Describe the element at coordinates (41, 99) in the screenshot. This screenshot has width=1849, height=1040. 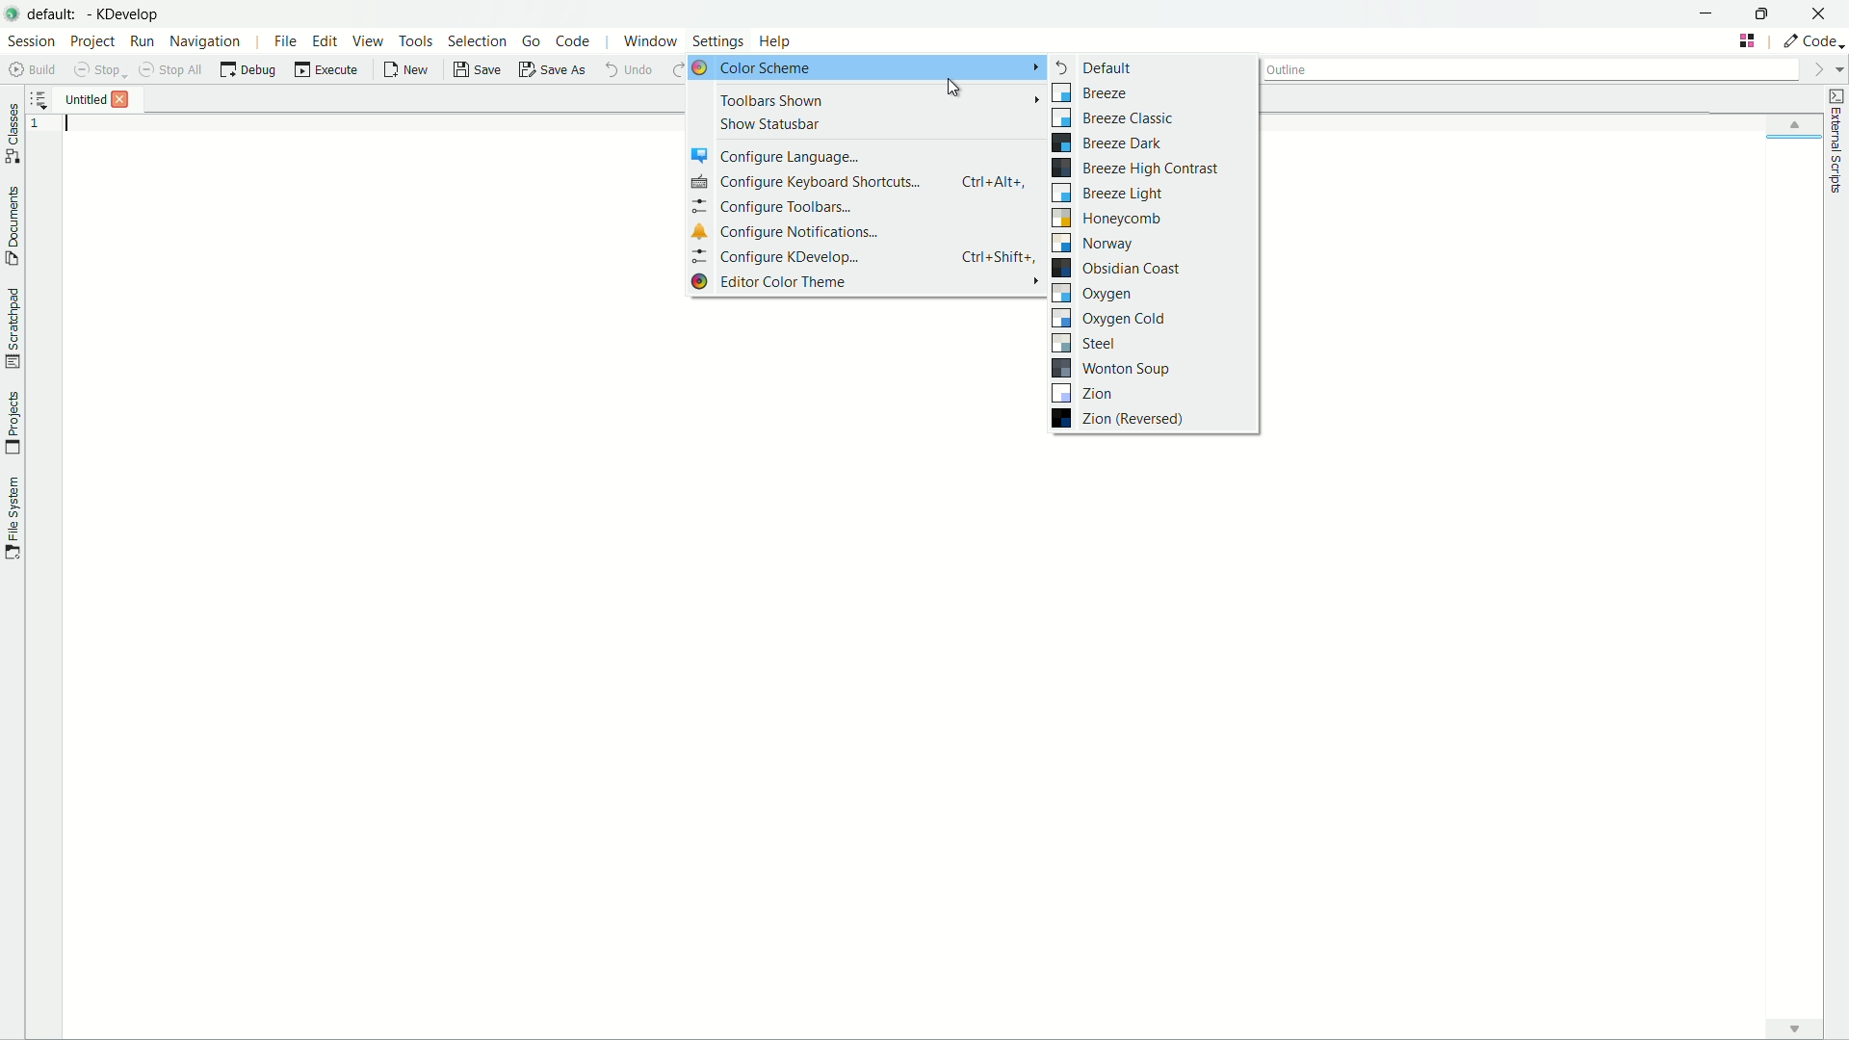
I see `show sorted list of opened documents` at that location.